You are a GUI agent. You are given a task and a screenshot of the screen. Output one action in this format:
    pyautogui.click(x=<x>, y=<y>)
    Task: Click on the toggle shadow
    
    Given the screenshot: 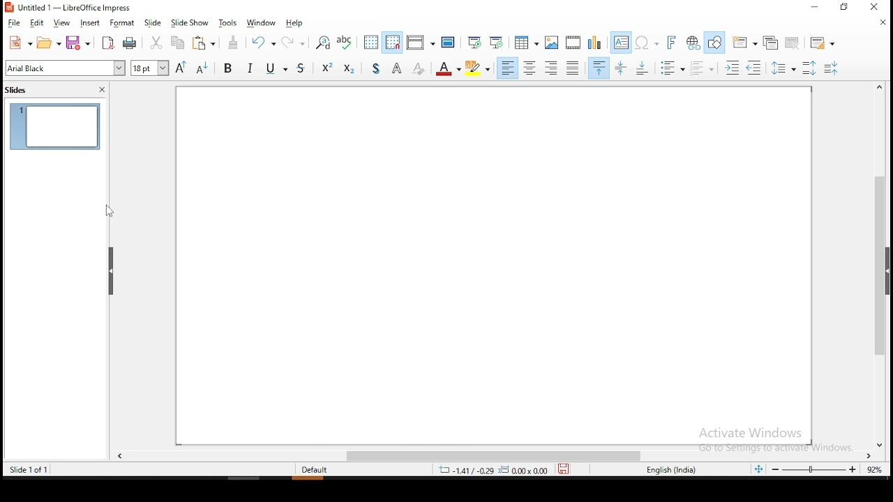 What is the action you would take?
    pyautogui.click(x=373, y=68)
    